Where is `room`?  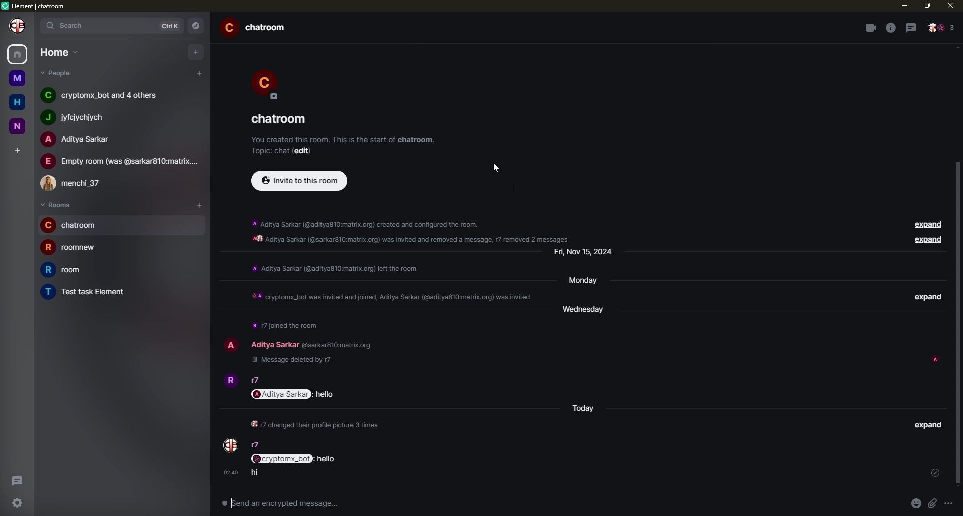
room is located at coordinates (65, 269).